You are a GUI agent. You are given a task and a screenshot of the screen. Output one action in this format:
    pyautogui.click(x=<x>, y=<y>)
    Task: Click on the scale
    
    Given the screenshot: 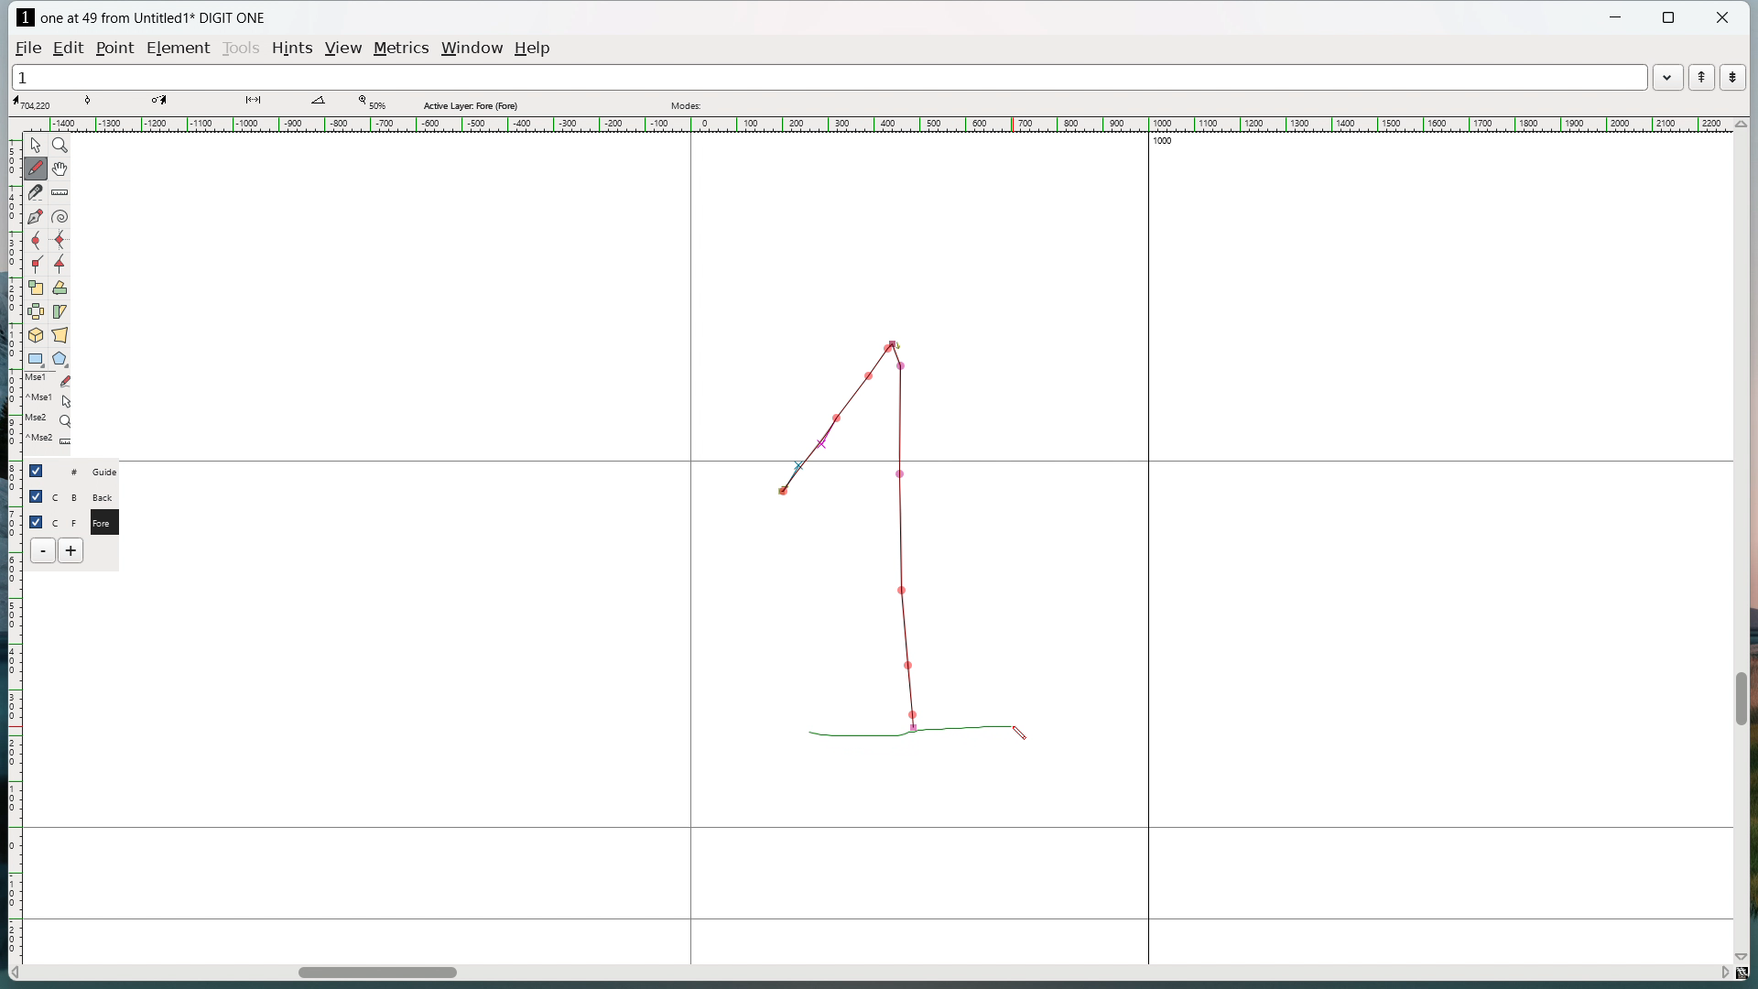 What is the action you would take?
    pyautogui.click(x=37, y=287)
    